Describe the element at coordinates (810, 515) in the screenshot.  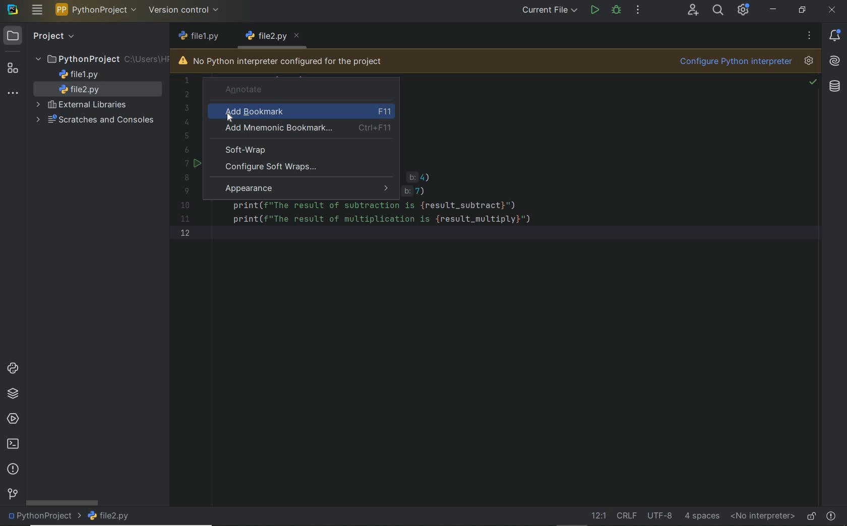
I see `make file ready only` at that location.